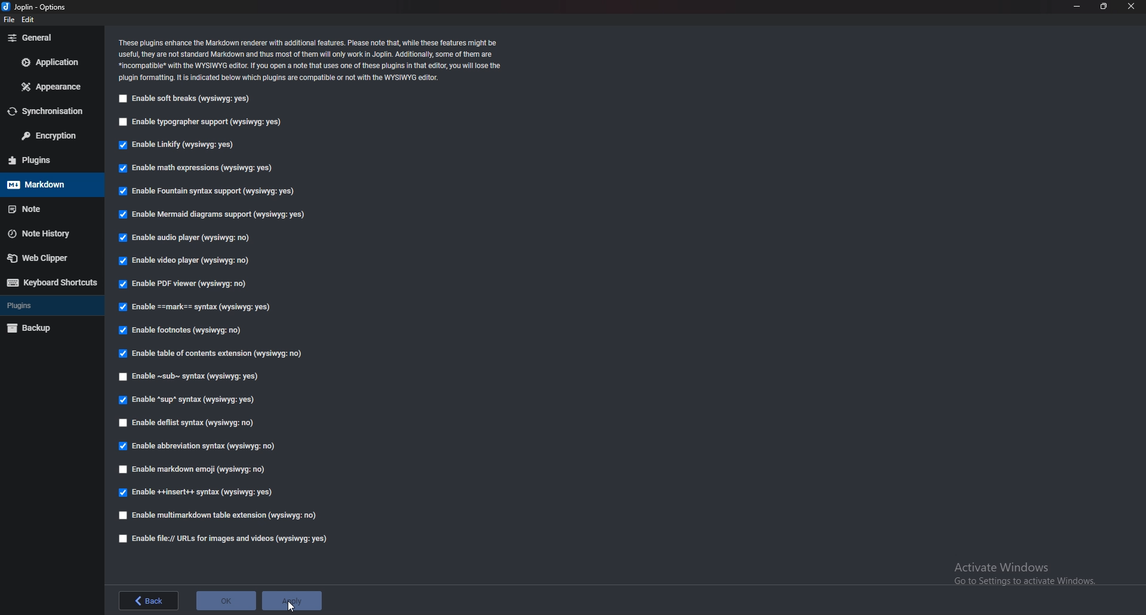 Image resolution: width=1146 pixels, height=615 pixels. Describe the element at coordinates (205, 445) in the screenshot. I see `enable abbreviation syntax` at that location.